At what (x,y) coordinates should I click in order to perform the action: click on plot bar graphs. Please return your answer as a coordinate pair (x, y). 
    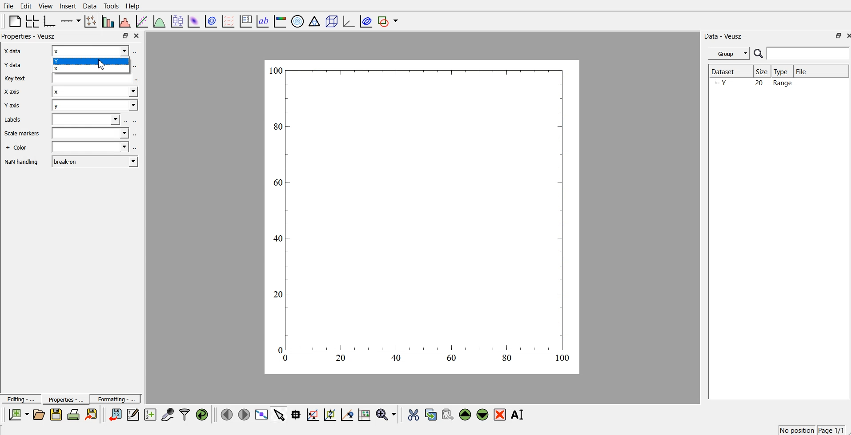
    Looking at the image, I should click on (108, 21).